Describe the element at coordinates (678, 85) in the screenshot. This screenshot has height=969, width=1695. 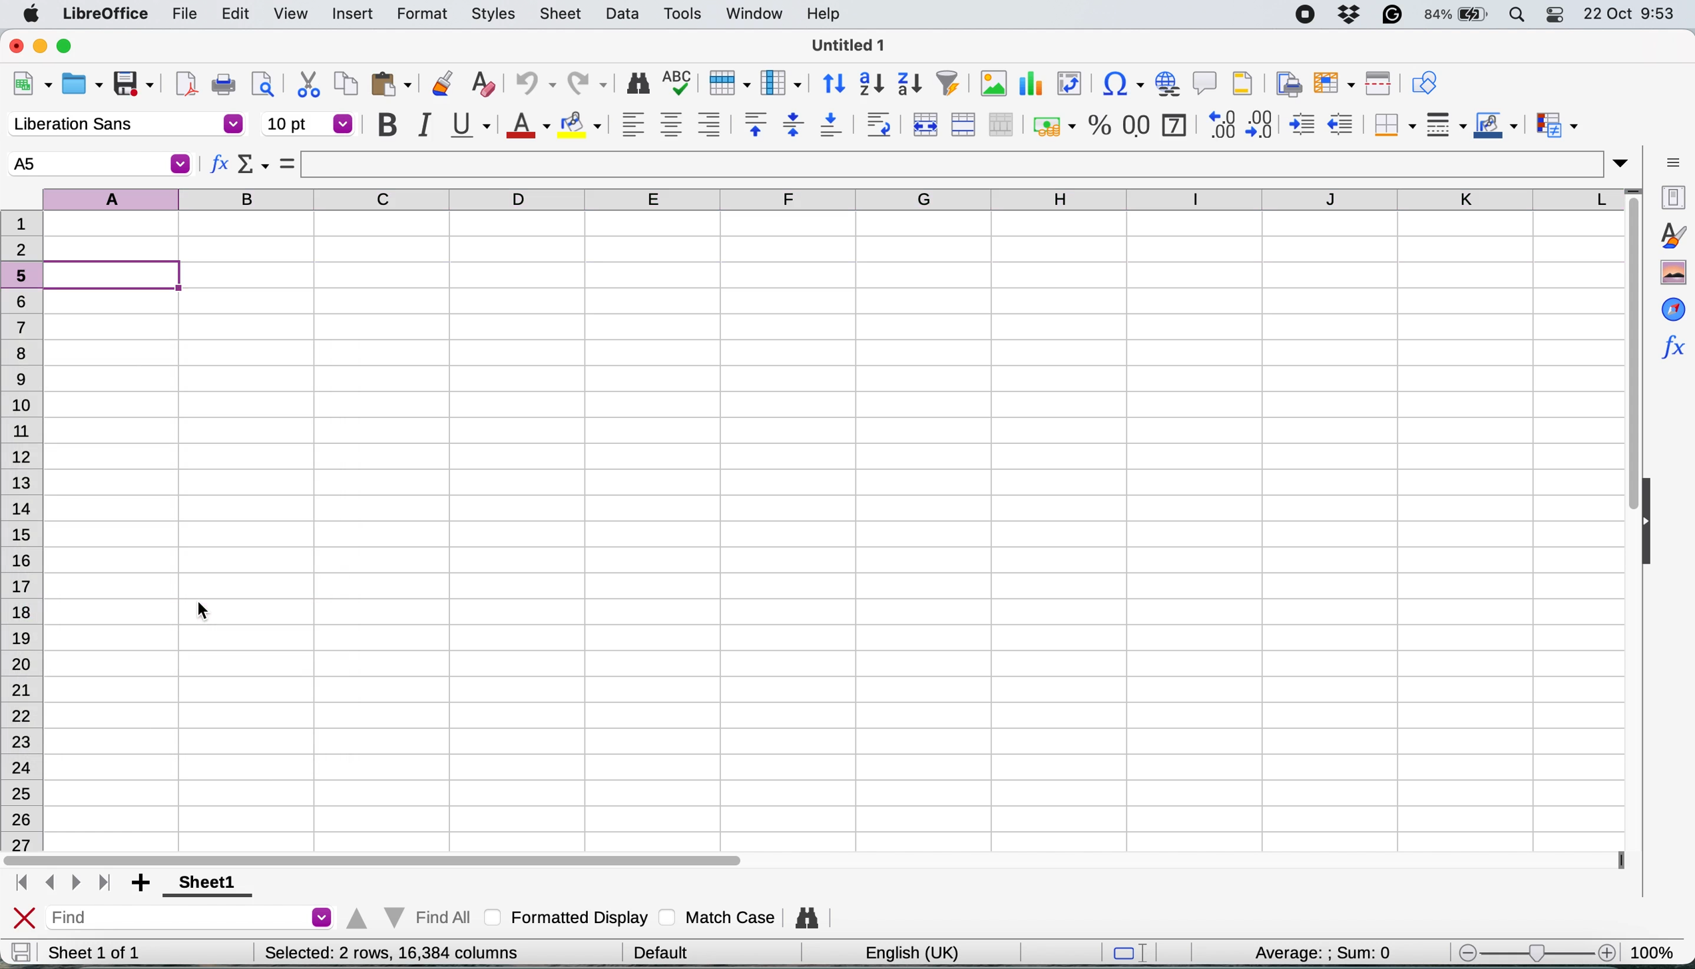
I see `spelling` at that location.